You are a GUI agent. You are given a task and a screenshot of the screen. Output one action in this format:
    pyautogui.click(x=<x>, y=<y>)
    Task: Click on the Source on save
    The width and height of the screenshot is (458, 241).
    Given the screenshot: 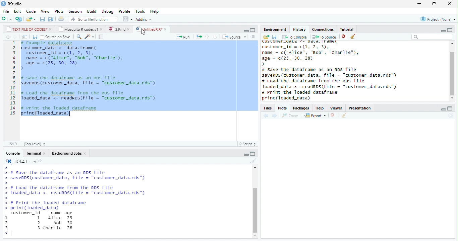 What is the action you would take?
    pyautogui.click(x=56, y=37)
    